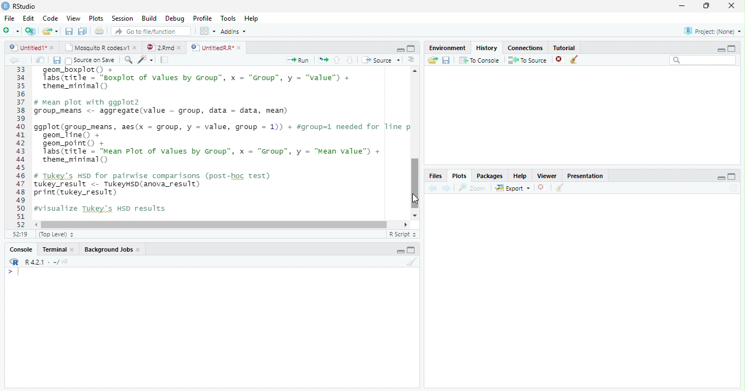 The width and height of the screenshot is (745, 391). What do you see at coordinates (548, 175) in the screenshot?
I see `Viewer` at bounding box center [548, 175].